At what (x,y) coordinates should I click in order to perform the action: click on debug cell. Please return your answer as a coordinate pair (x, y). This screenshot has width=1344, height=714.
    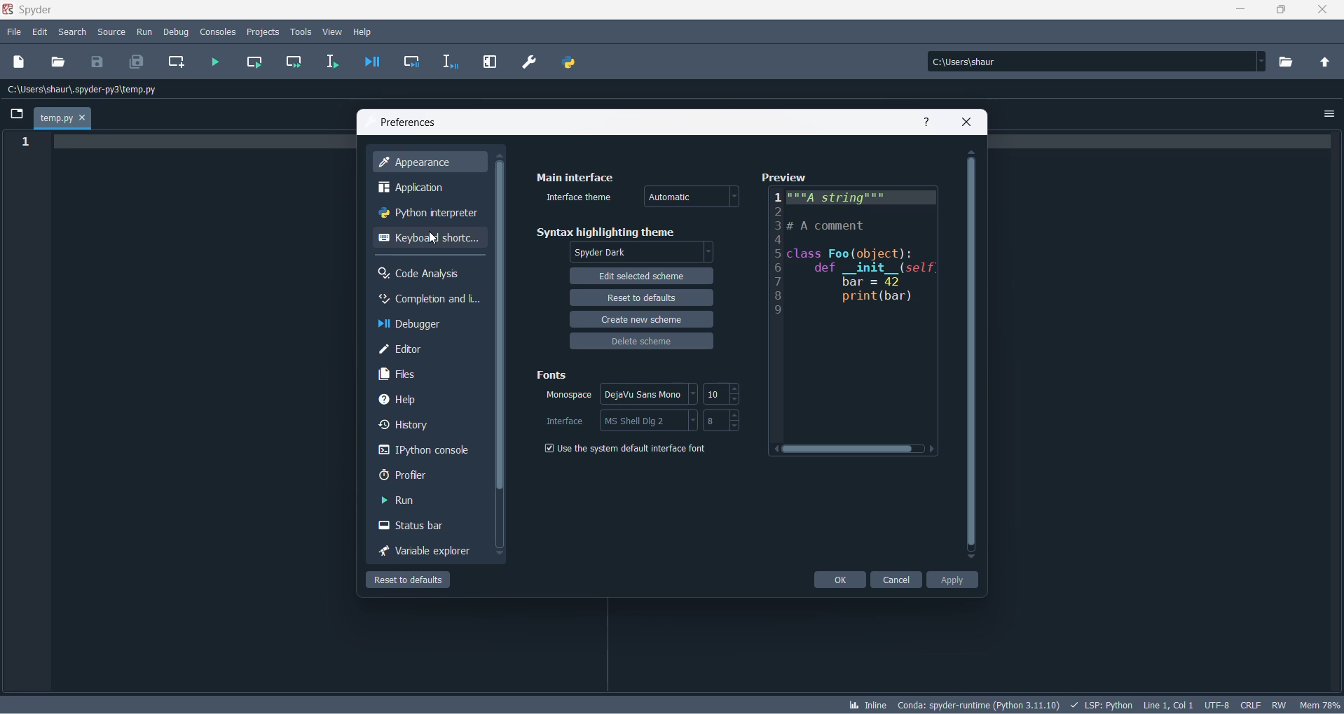
    Looking at the image, I should click on (412, 63).